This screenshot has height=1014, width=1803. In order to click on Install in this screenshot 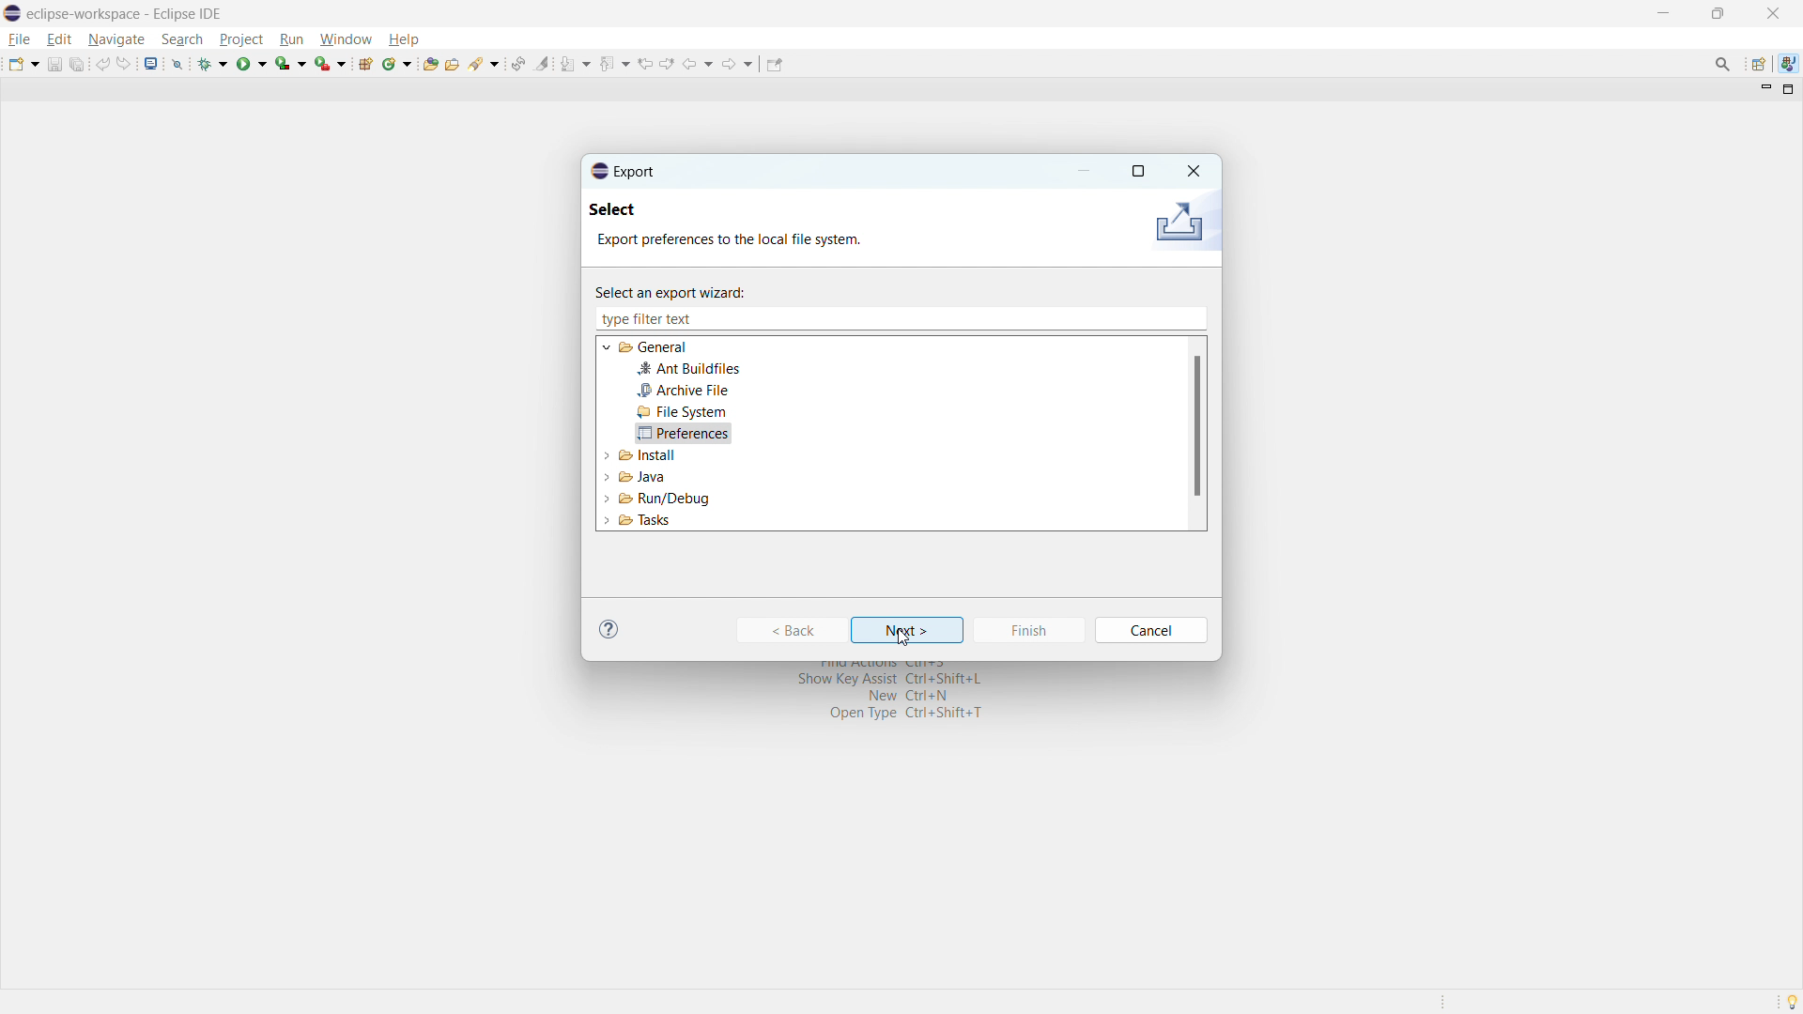, I will do `click(645, 456)`.